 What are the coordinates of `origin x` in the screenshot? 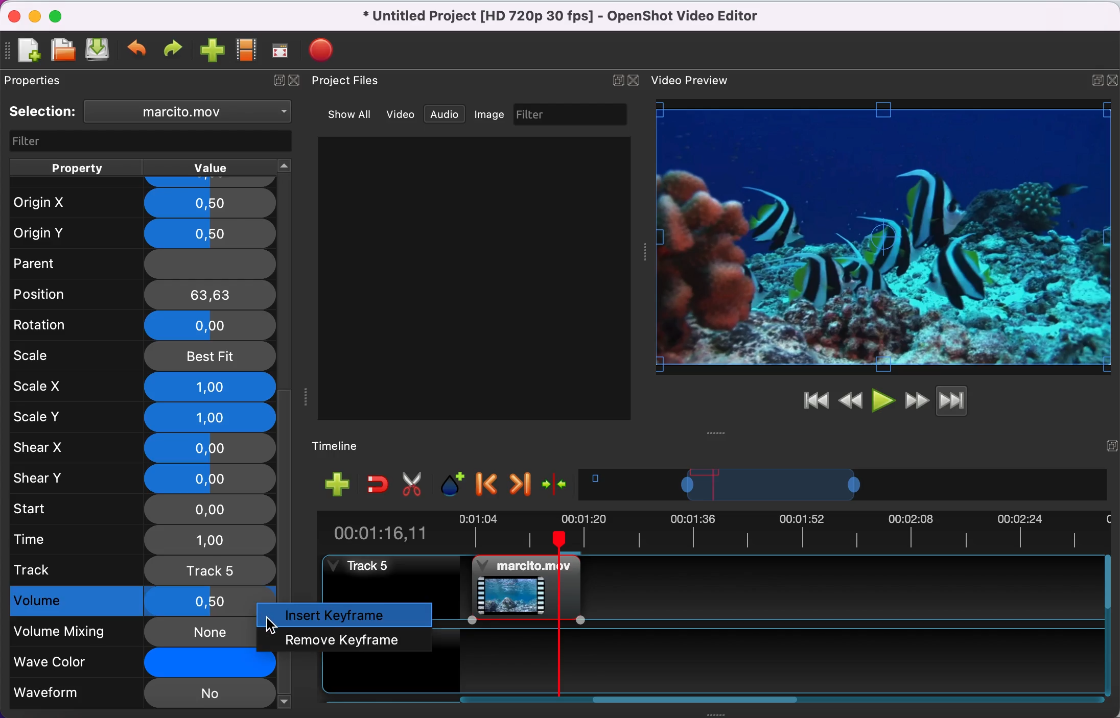 It's located at (140, 199).